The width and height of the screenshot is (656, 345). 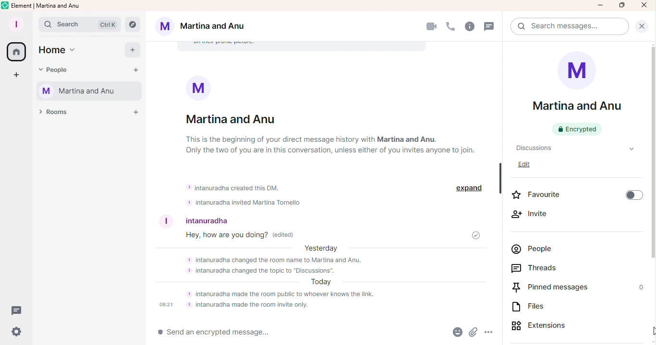 What do you see at coordinates (571, 26) in the screenshot?
I see `Search bar` at bounding box center [571, 26].